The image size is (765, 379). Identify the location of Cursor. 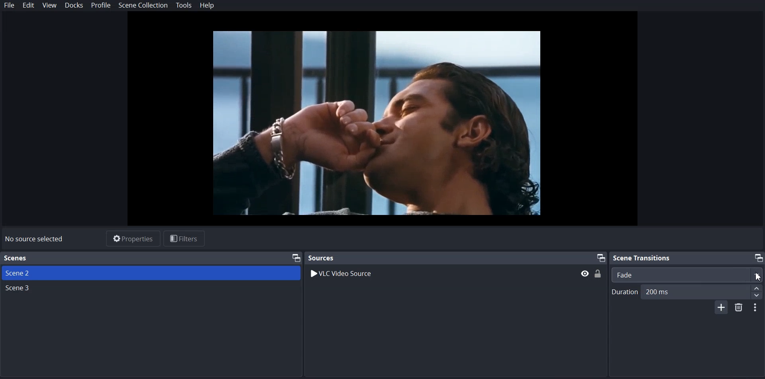
(757, 276).